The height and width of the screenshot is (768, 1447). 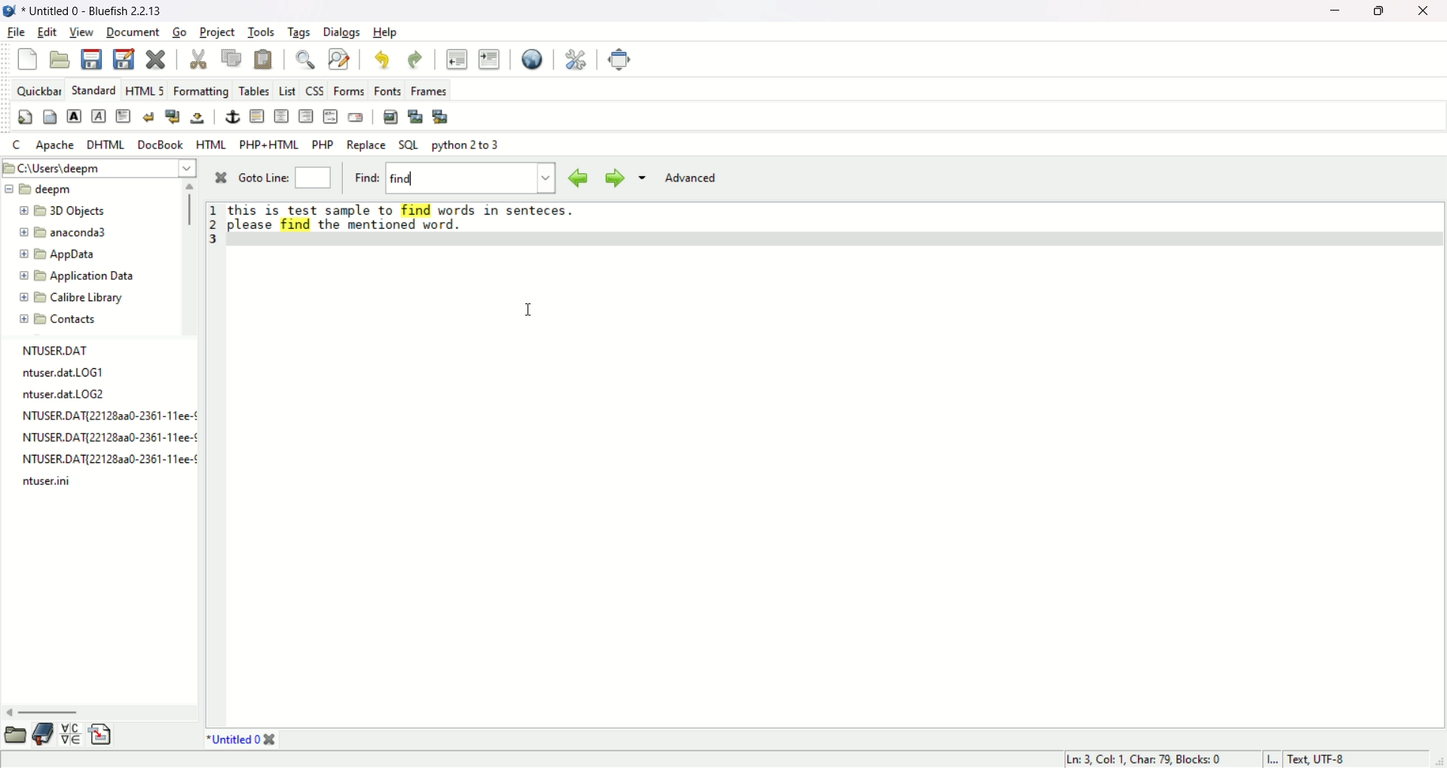 I want to click on save current file, so click(x=91, y=58).